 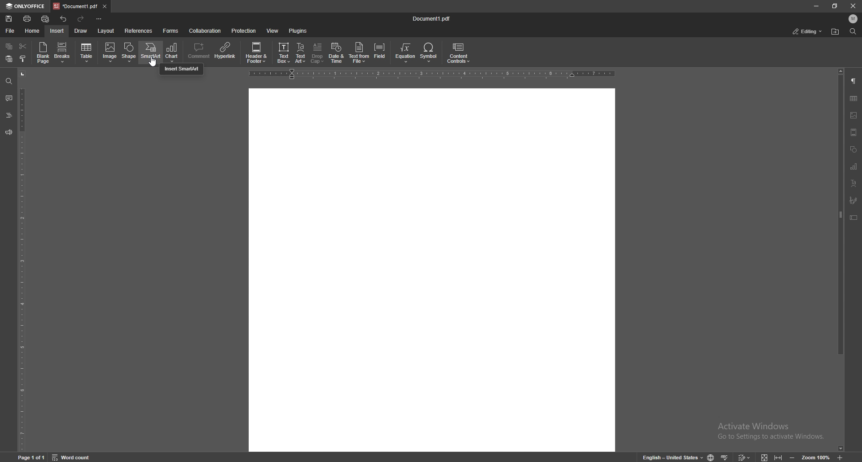 What do you see at coordinates (100, 18) in the screenshot?
I see `options` at bounding box center [100, 18].